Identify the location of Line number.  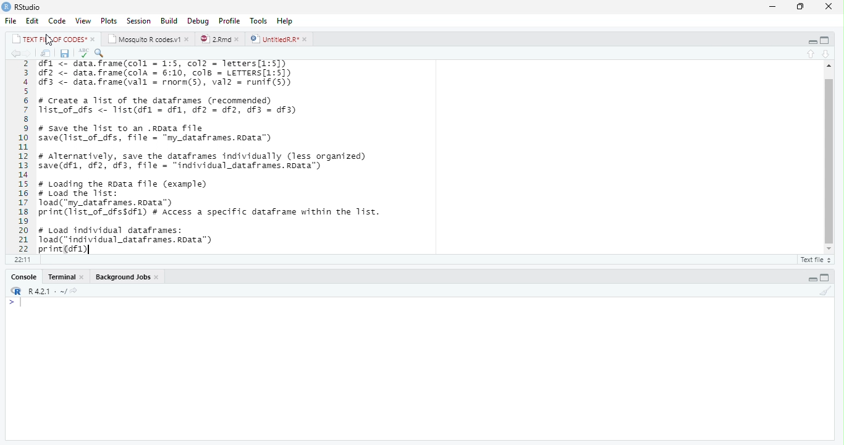
(22, 156).